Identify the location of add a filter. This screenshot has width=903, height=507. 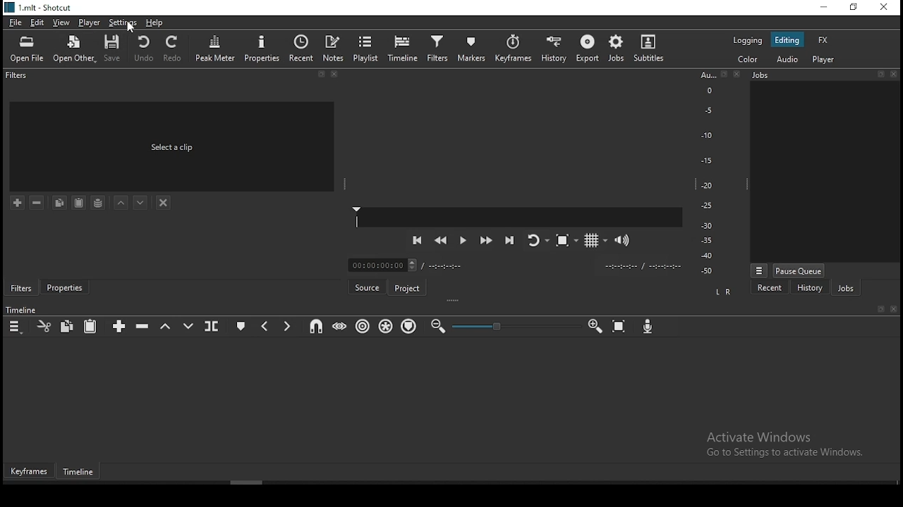
(18, 204).